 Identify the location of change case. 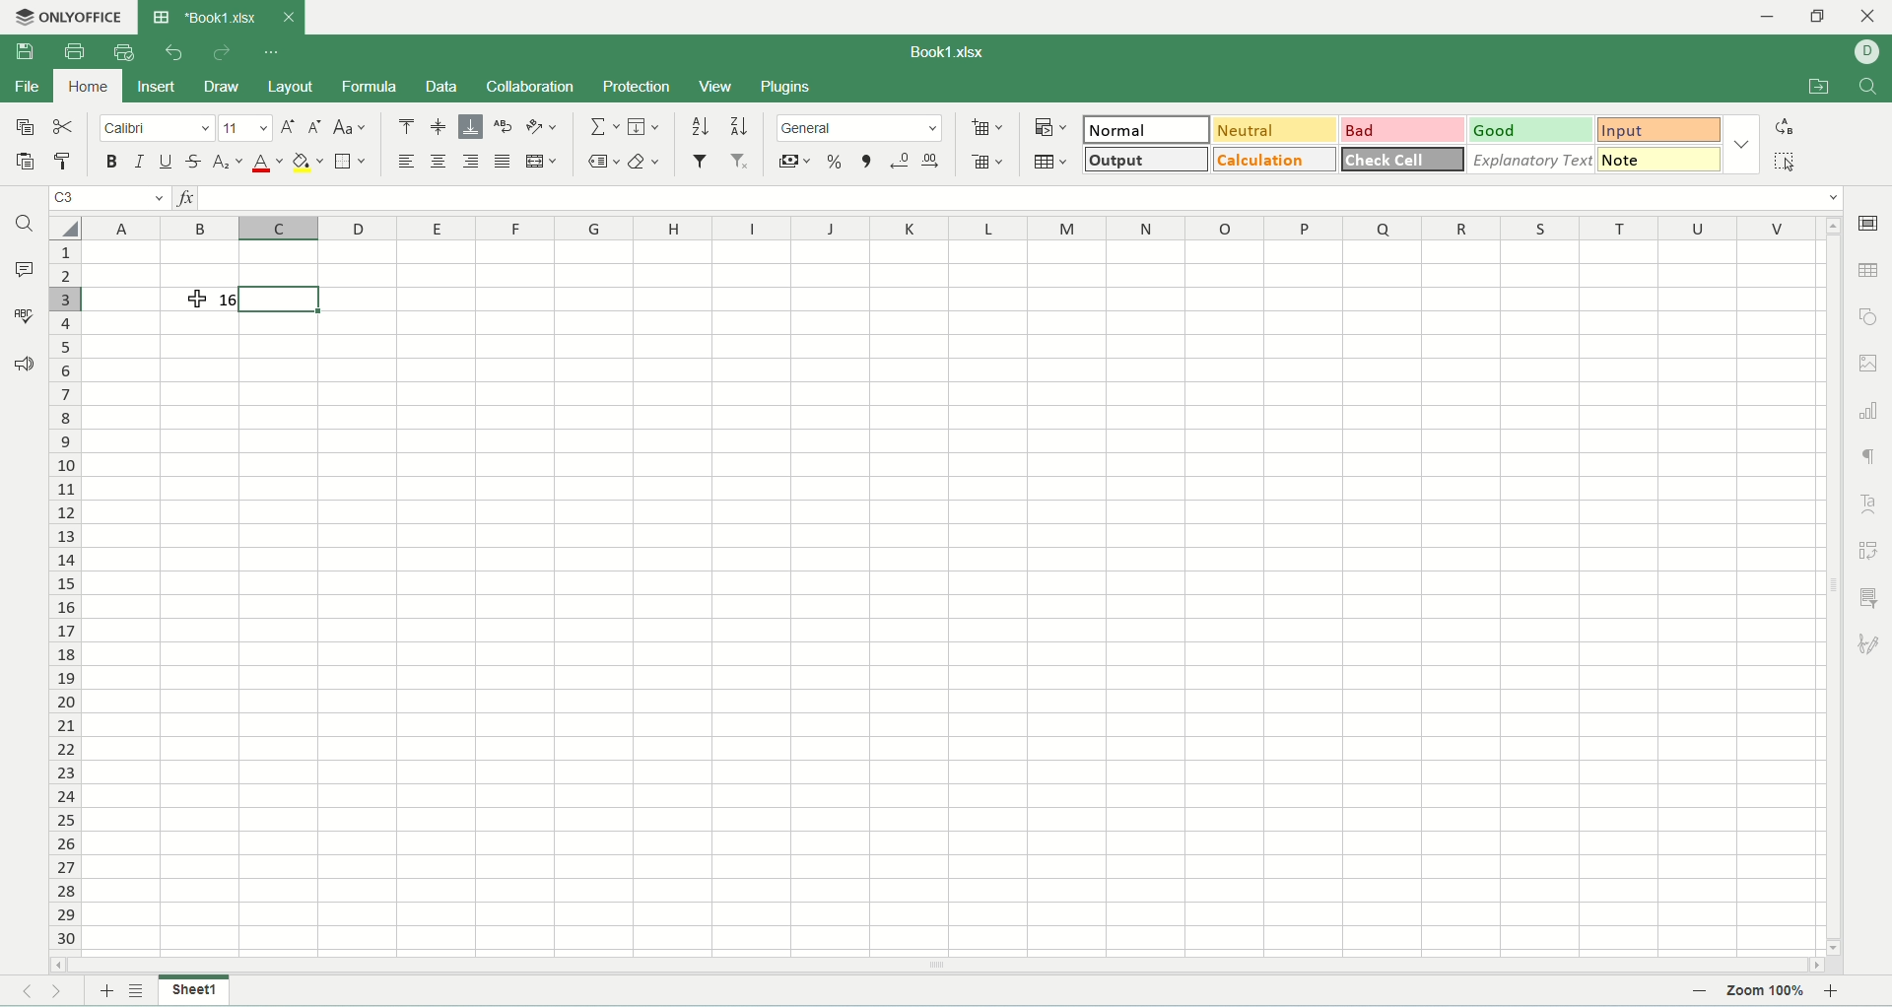
(352, 129).